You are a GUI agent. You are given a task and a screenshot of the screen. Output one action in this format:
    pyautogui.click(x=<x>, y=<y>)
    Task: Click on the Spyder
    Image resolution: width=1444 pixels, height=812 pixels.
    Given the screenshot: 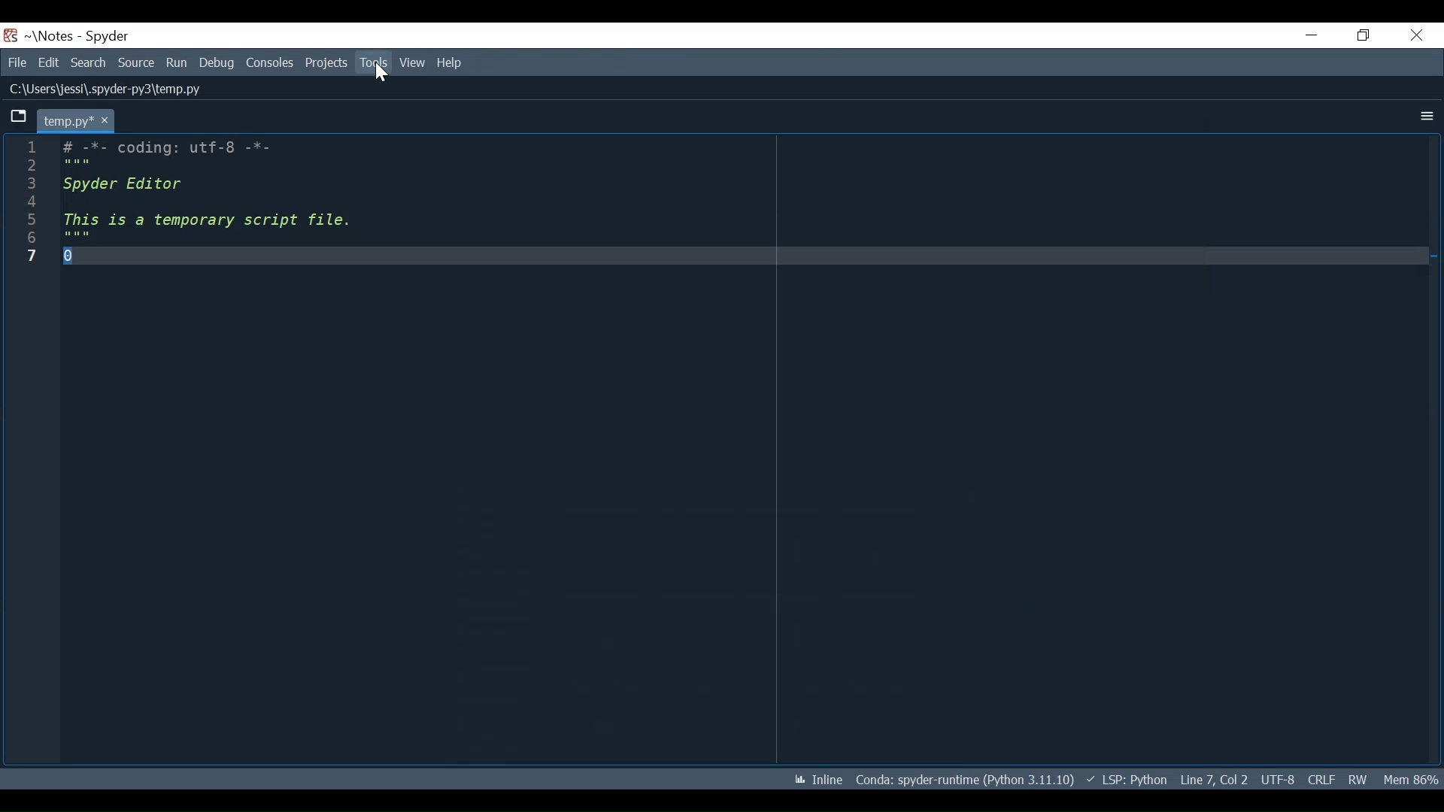 What is the action you would take?
    pyautogui.click(x=107, y=38)
    